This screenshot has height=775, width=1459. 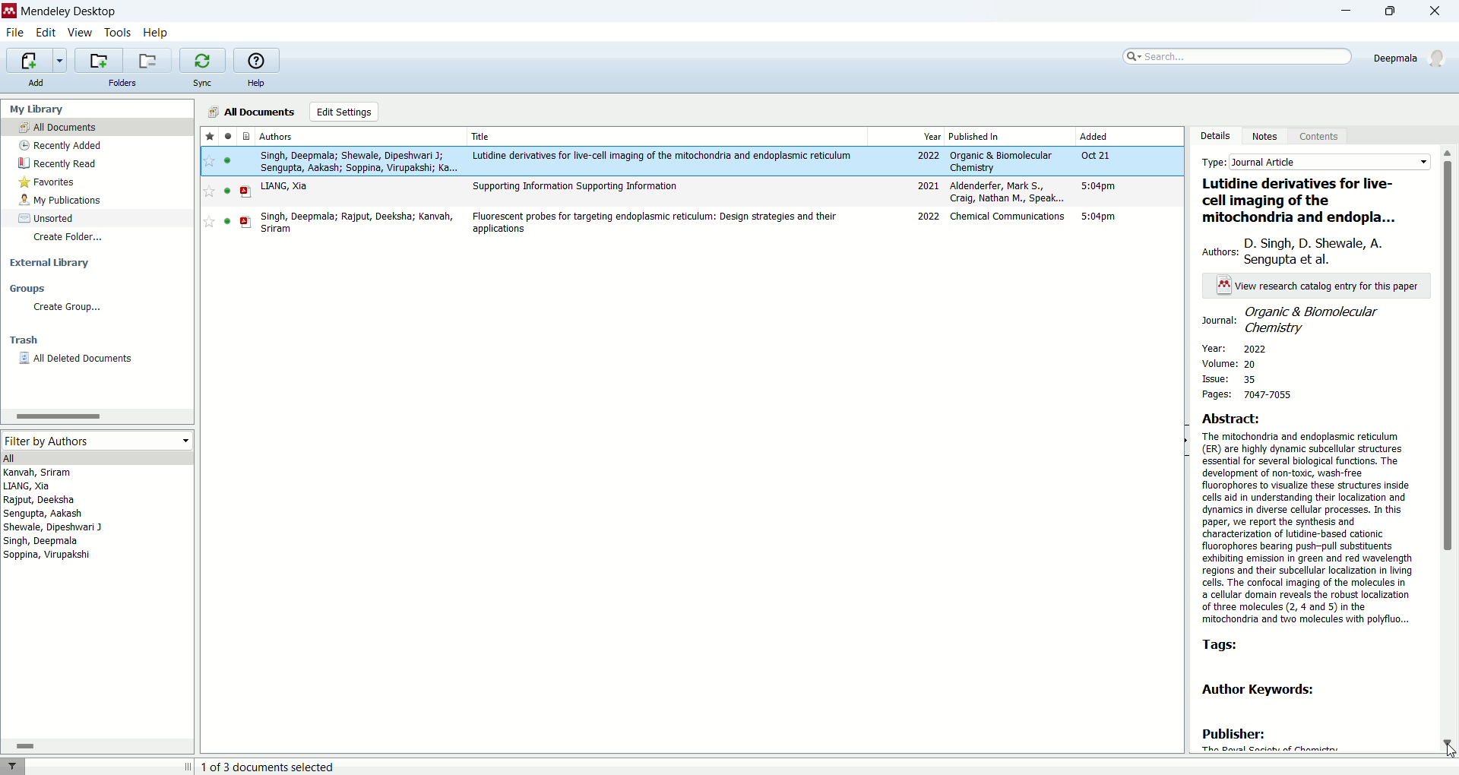 I want to click on singh, deepmala; rajput, deeksha; kanvah, sriram, so click(x=358, y=223).